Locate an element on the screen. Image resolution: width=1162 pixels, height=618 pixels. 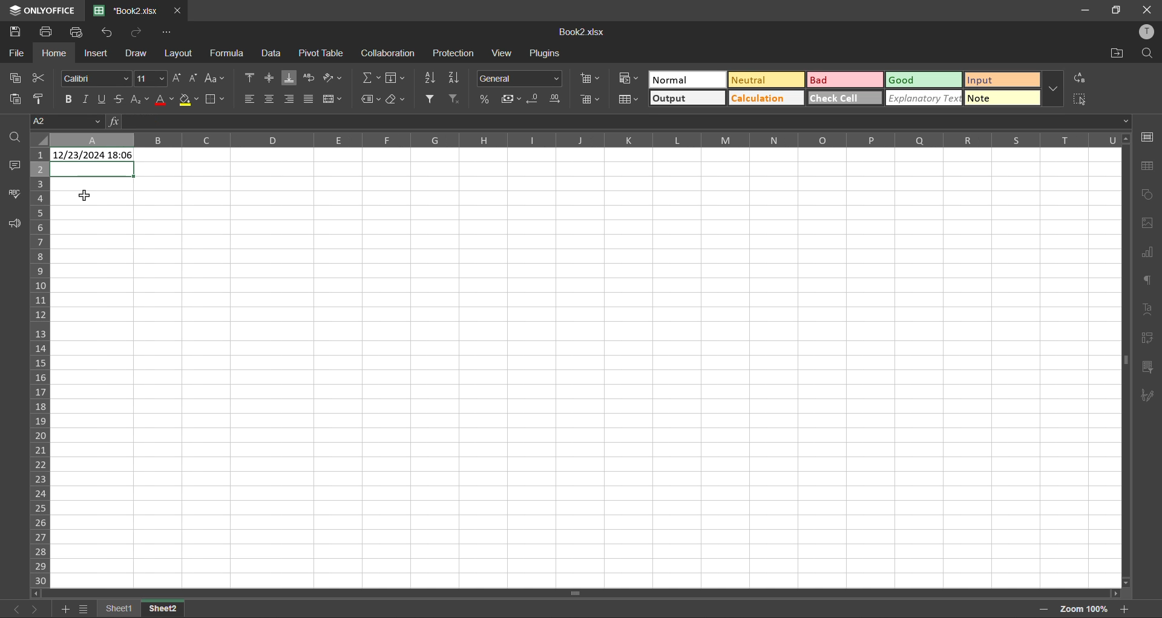
summation is located at coordinates (373, 77).